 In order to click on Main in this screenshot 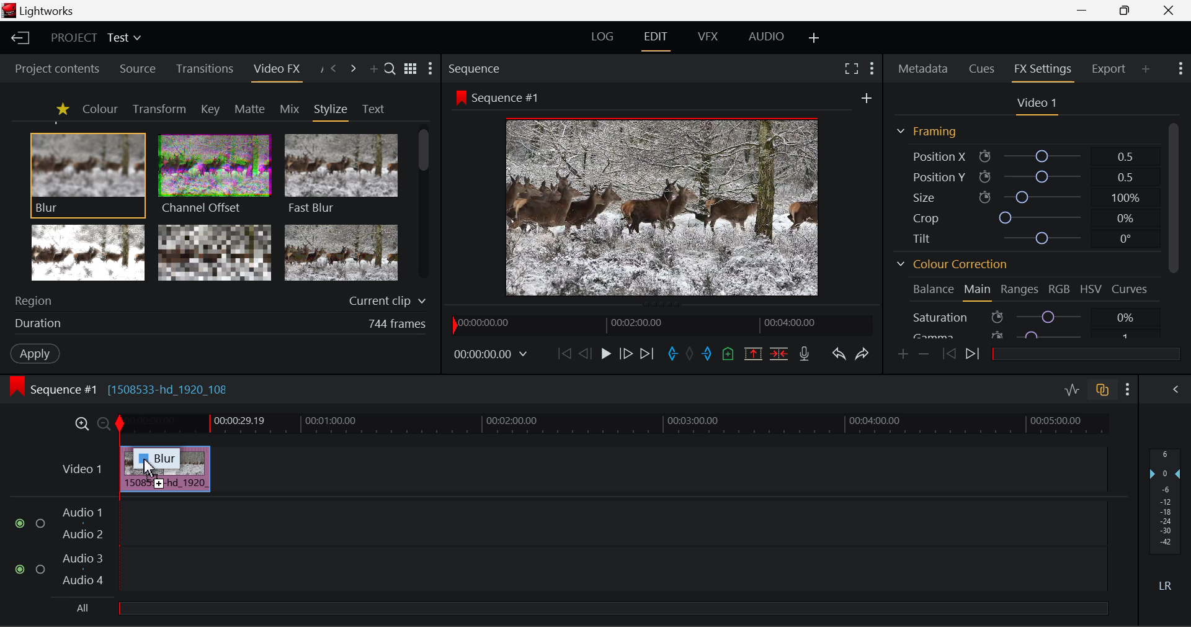, I will do `click(978, 292)`.